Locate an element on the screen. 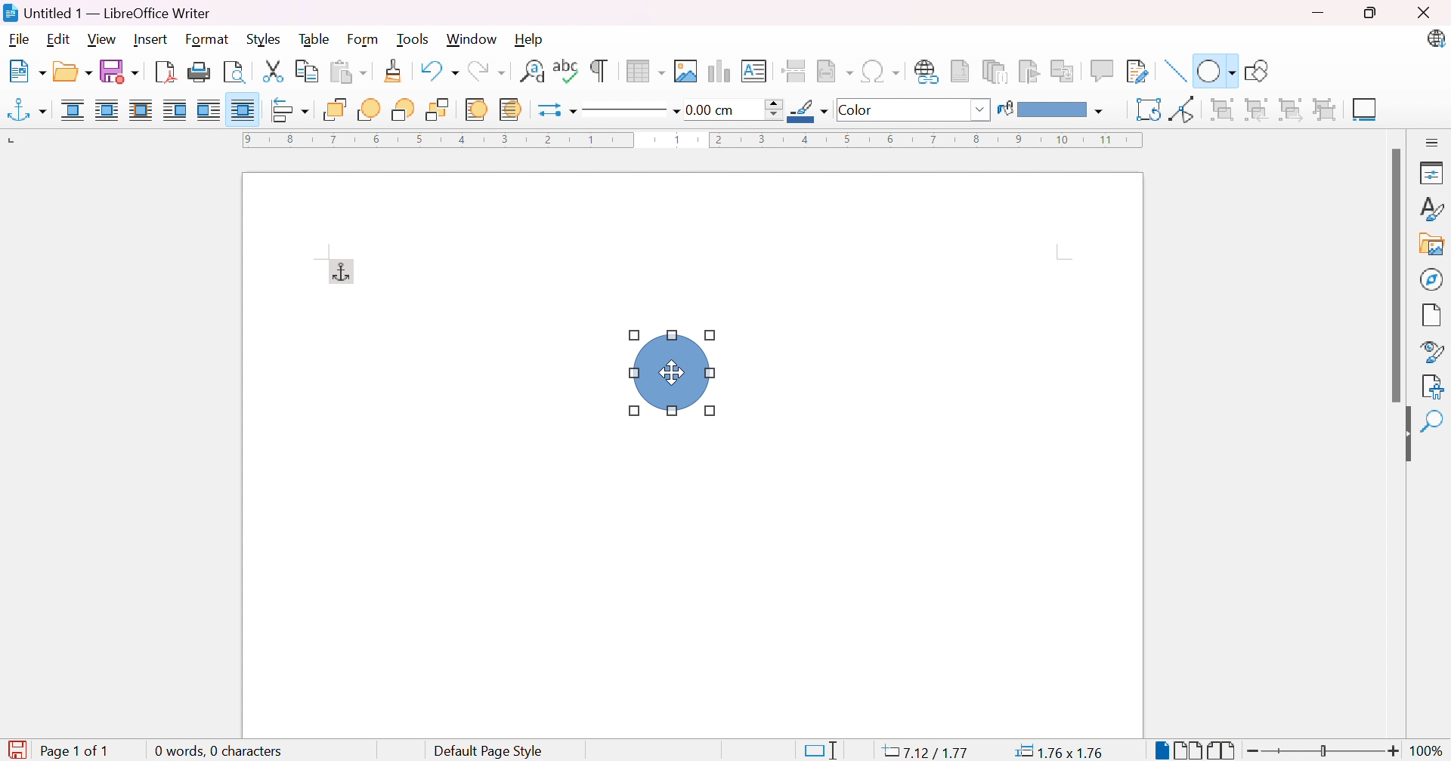 The image size is (1451, 761). Cut is located at coordinates (273, 72).